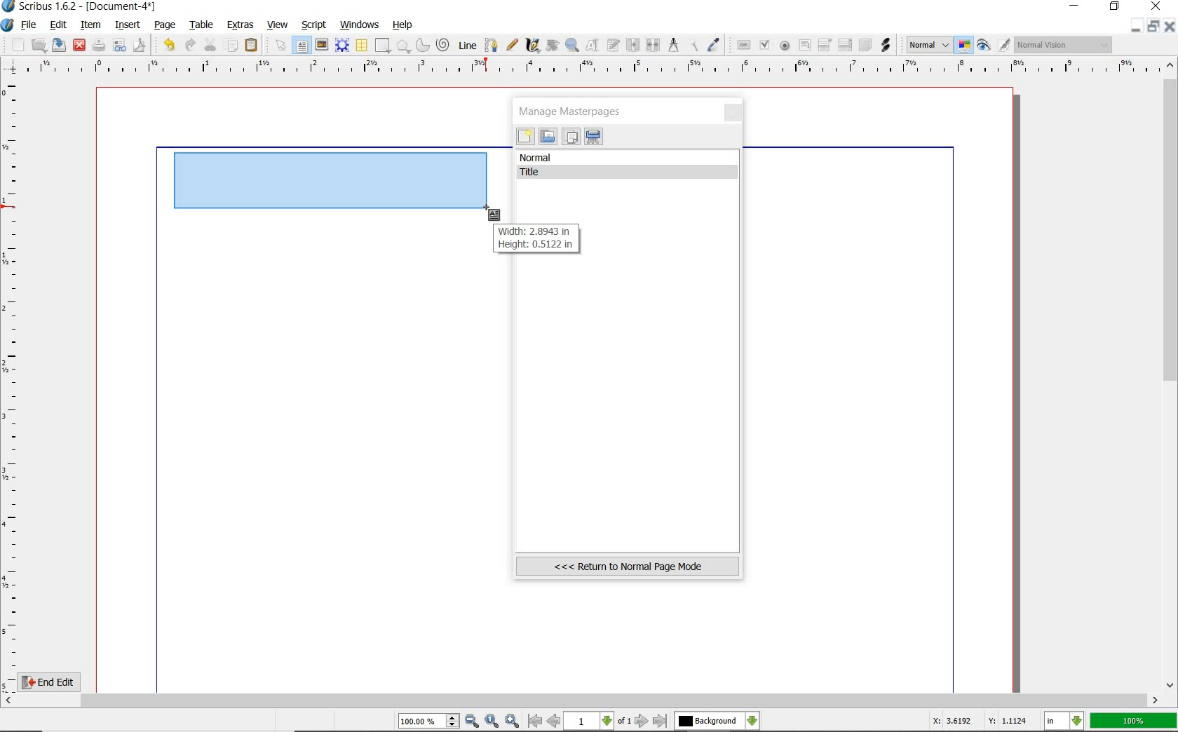 This screenshot has width=1178, height=732. I want to click on cut, so click(210, 44).